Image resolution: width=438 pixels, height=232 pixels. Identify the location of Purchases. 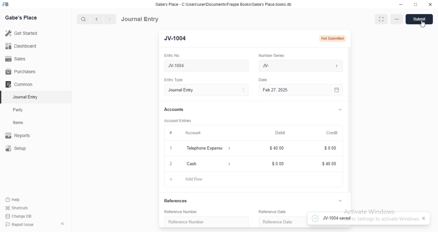
(19, 71).